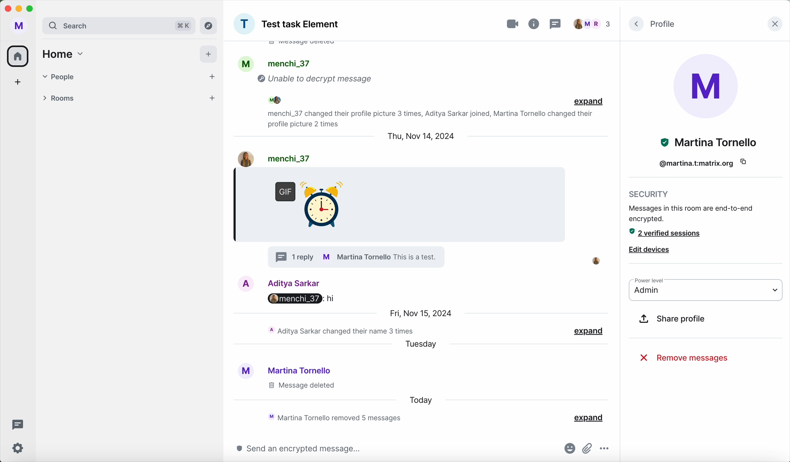  I want to click on add, so click(208, 55).